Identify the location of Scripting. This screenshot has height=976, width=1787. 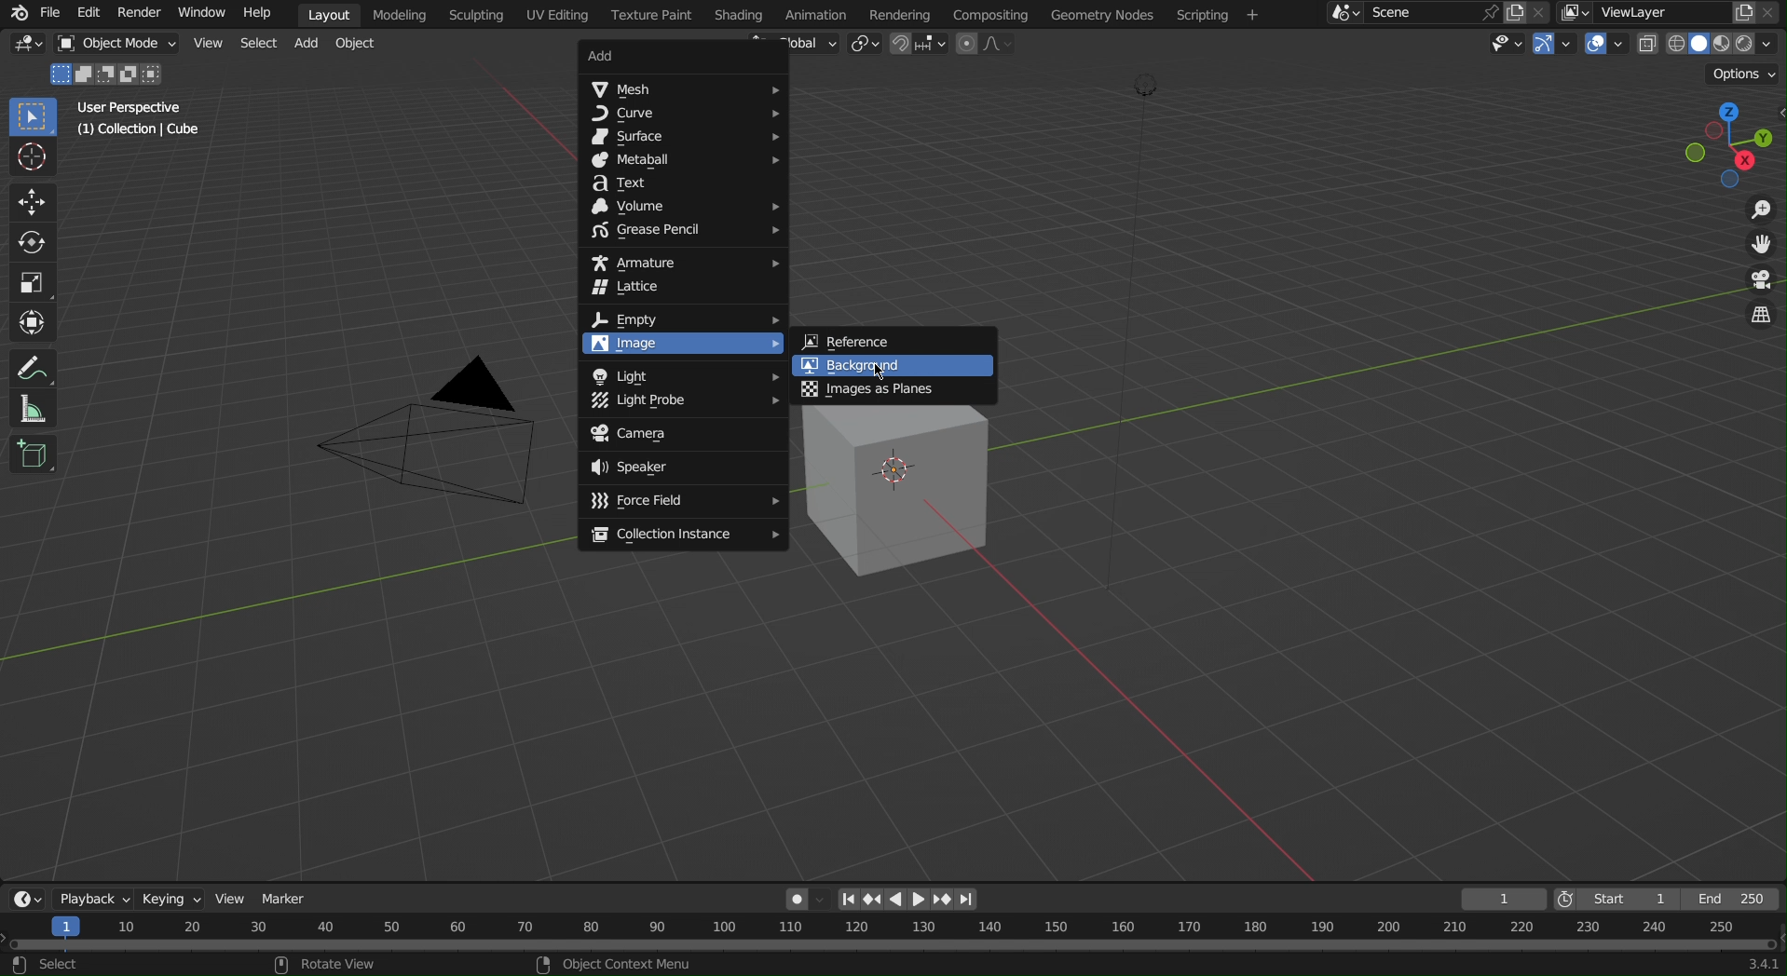
(1216, 17).